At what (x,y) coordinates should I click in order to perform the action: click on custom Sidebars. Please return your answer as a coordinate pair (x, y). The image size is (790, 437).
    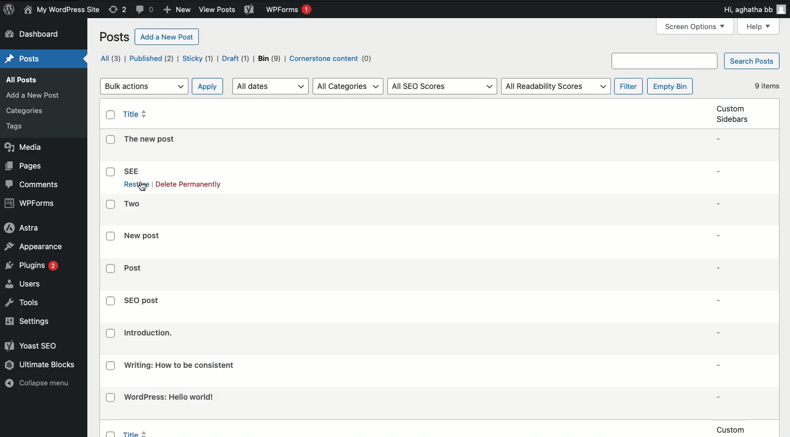
    Looking at the image, I should click on (733, 114).